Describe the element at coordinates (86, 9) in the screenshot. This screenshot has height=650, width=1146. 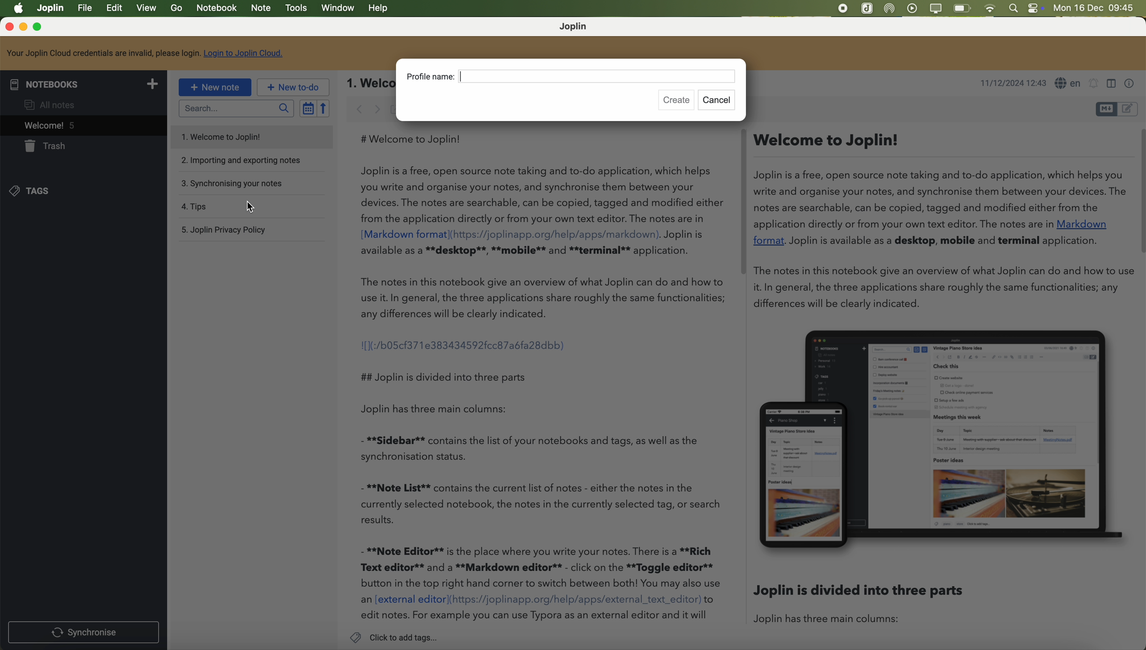
I see `click on file` at that location.